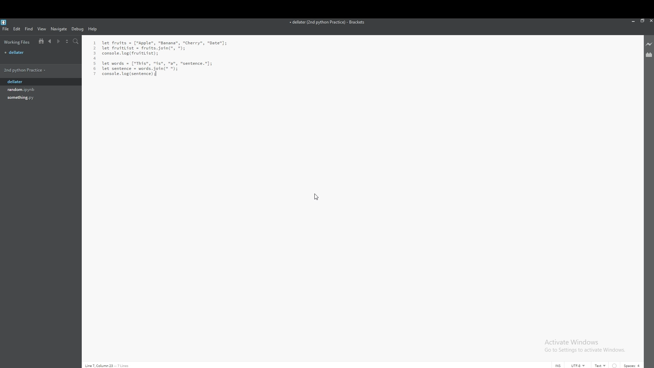 The height and width of the screenshot is (368, 654). I want to click on working files, so click(17, 42).